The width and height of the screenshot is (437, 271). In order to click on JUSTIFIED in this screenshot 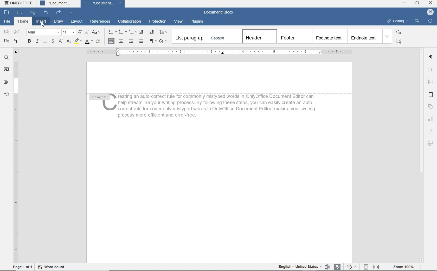, I will do `click(142, 41)`.